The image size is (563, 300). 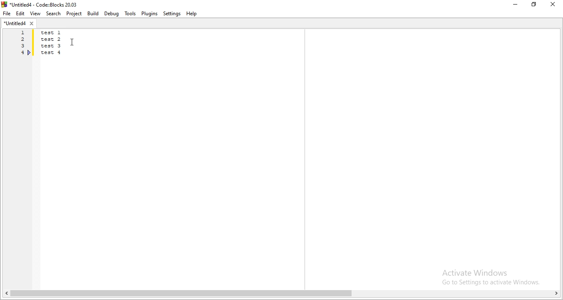 I want to click on Build , so click(x=92, y=13).